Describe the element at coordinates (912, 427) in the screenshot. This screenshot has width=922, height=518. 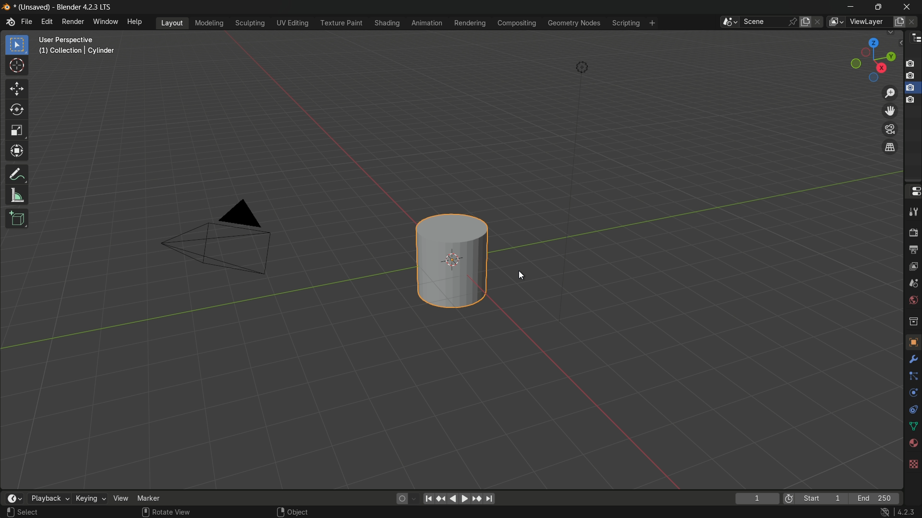
I see `data` at that location.